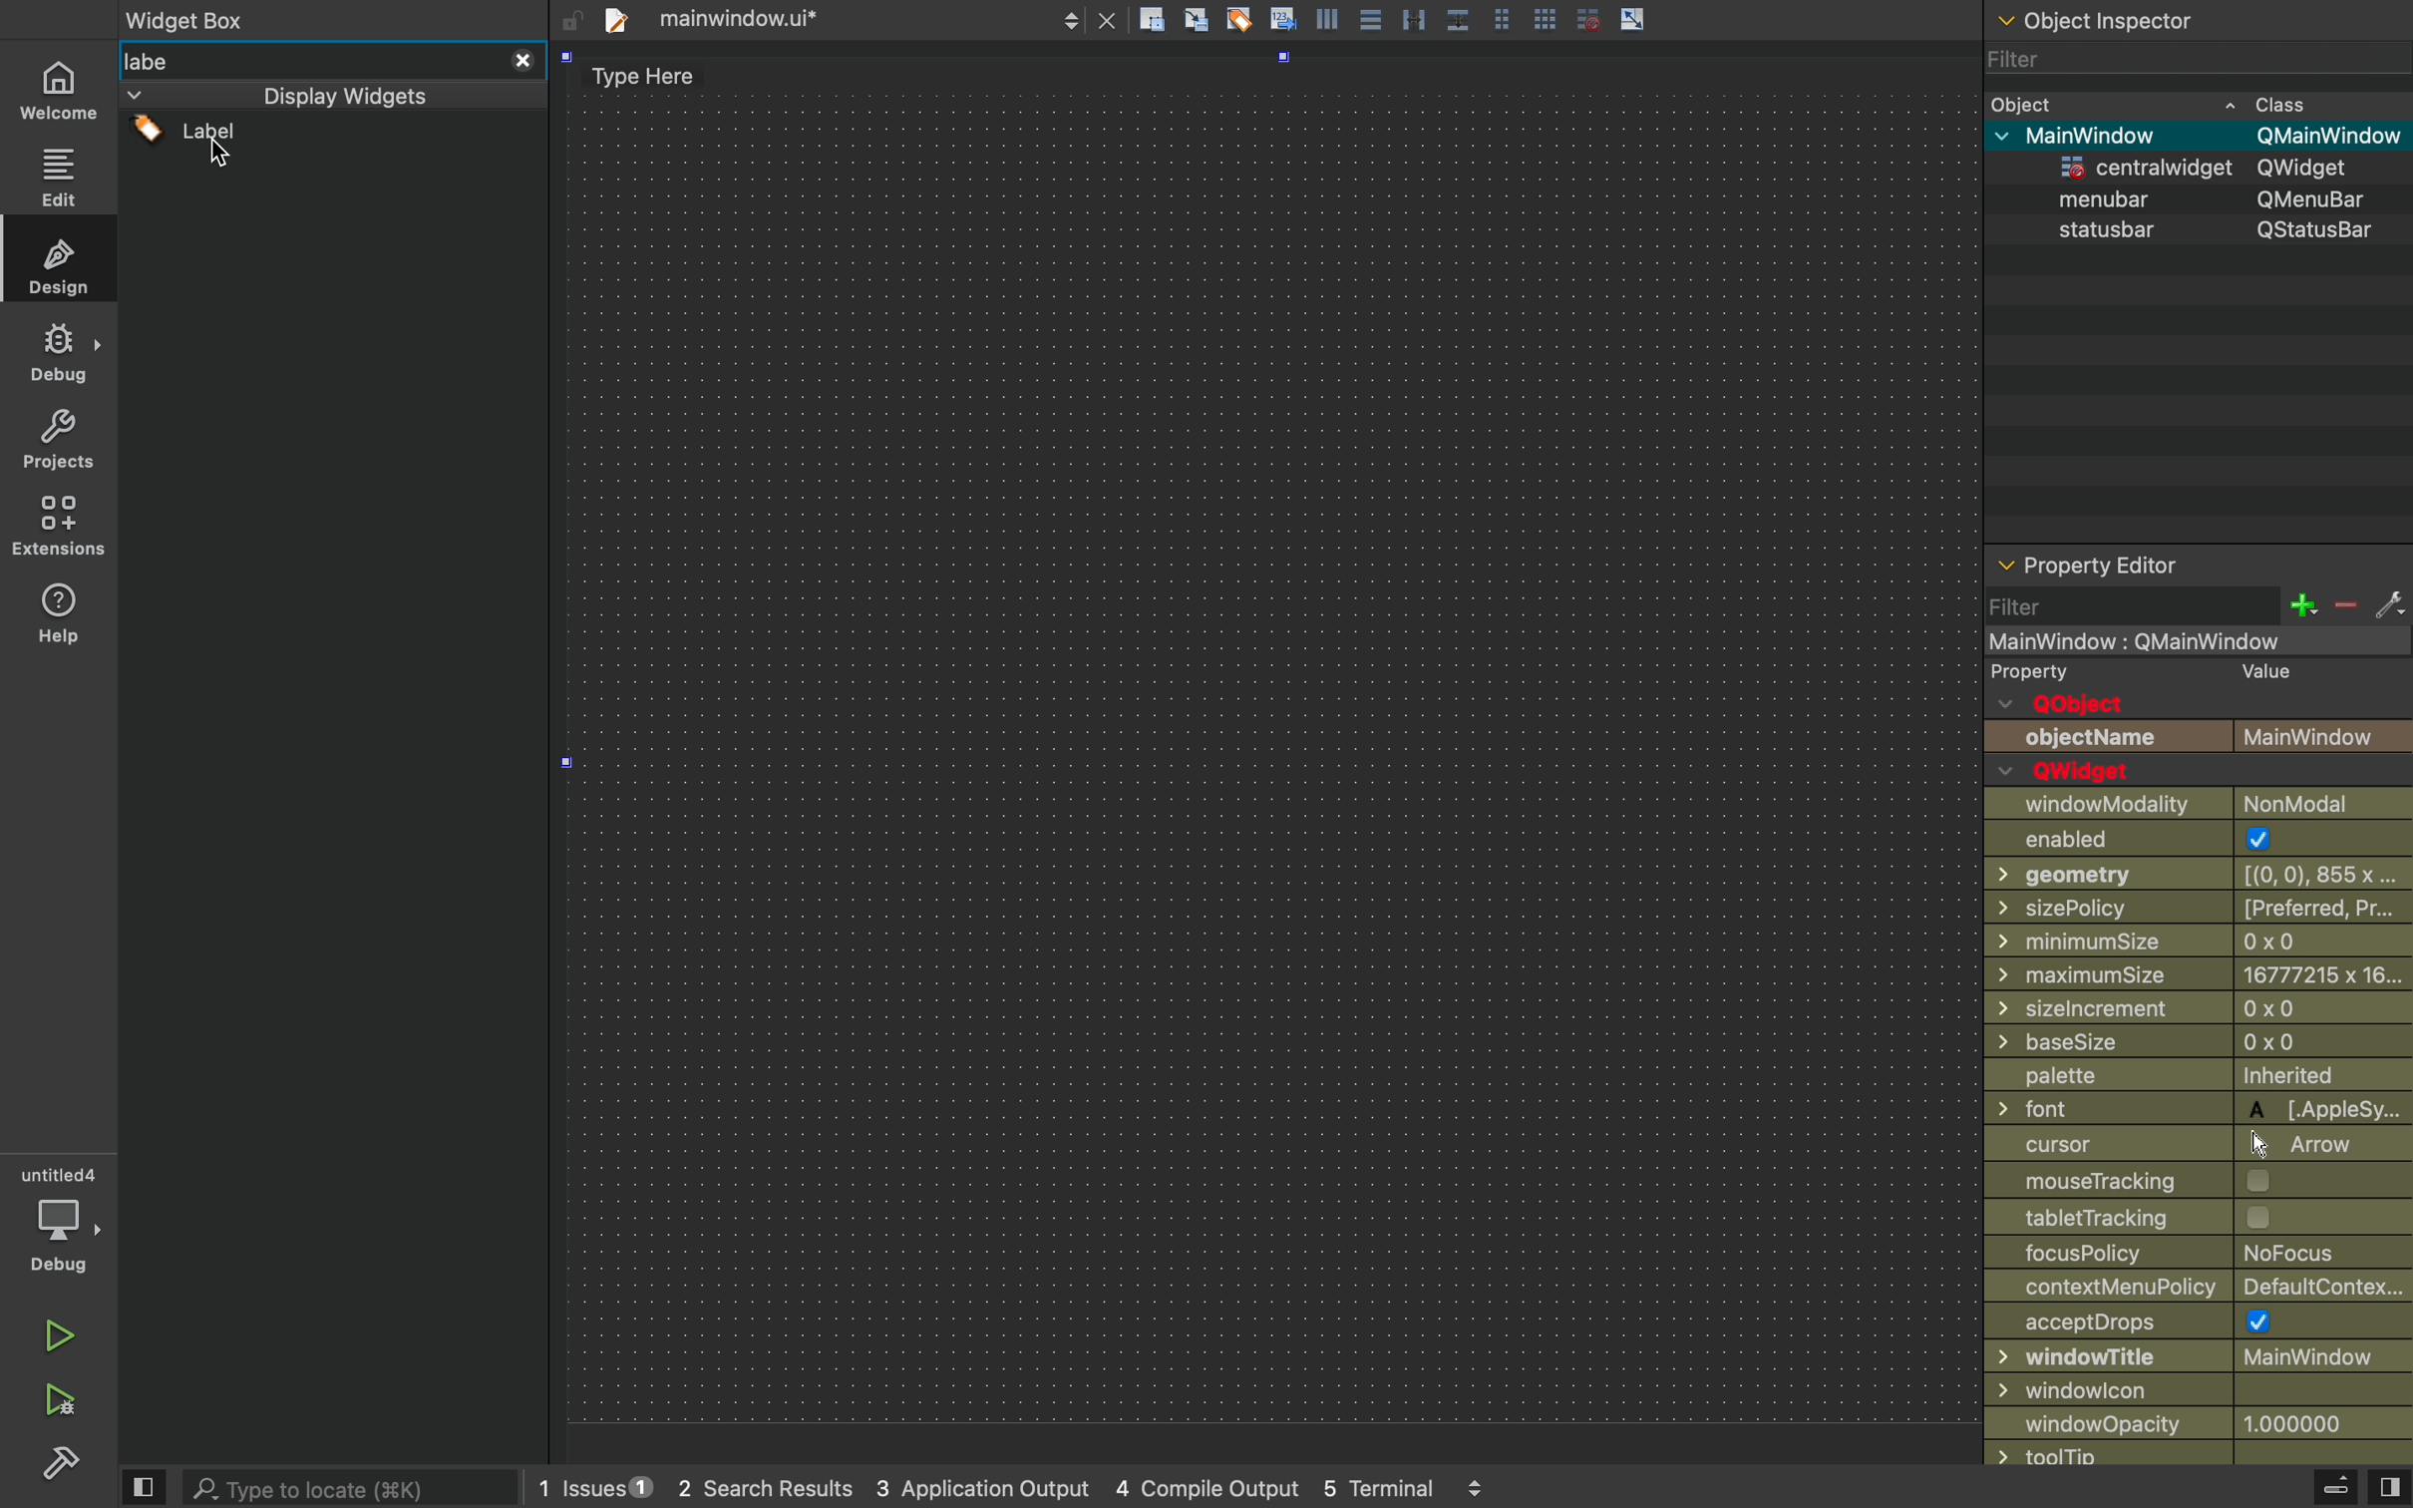 The width and height of the screenshot is (2413, 1508). I want to click on environmnt, so click(56, 526).